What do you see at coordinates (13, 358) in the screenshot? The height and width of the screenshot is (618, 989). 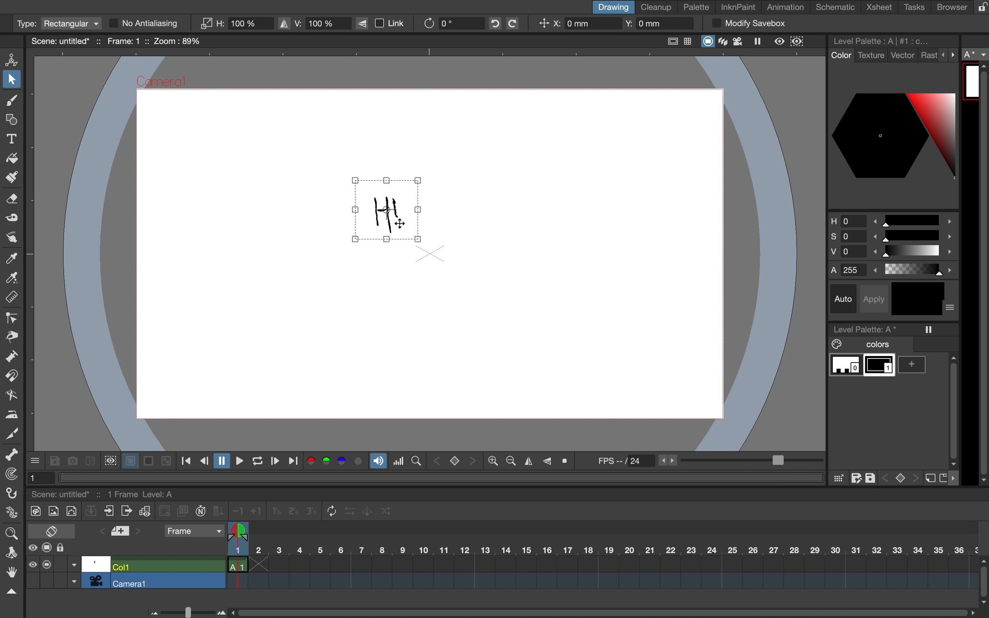 I see `pump tool` at bounding box center [13, 358].